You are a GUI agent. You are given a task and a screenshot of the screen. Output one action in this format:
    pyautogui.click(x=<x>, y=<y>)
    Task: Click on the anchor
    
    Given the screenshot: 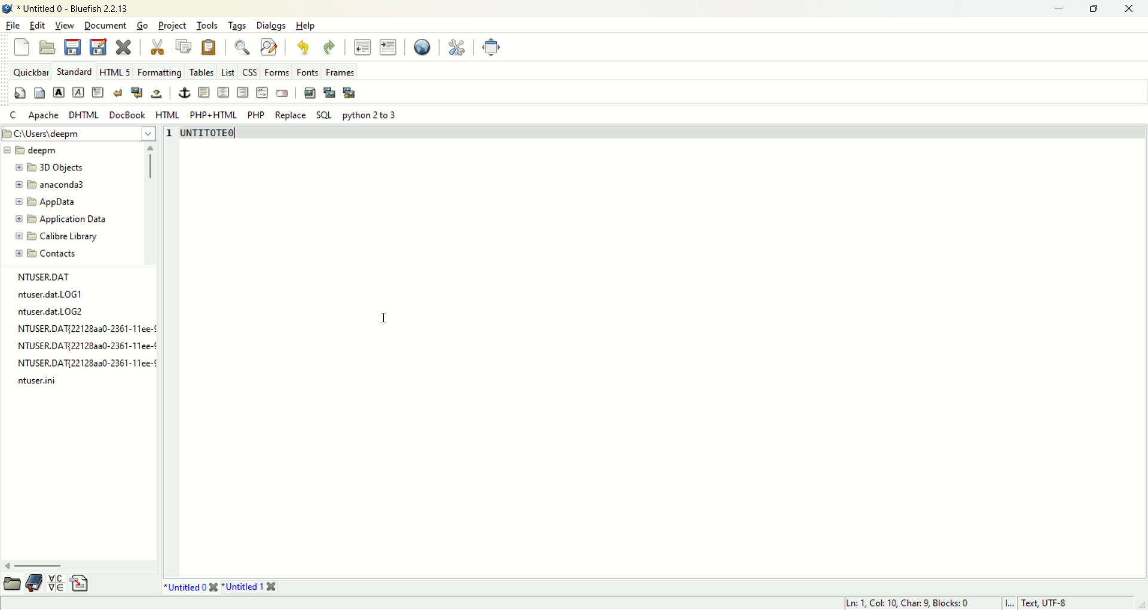 What is the action you would take?
    pyautogui.click(x=185, y=93)
    